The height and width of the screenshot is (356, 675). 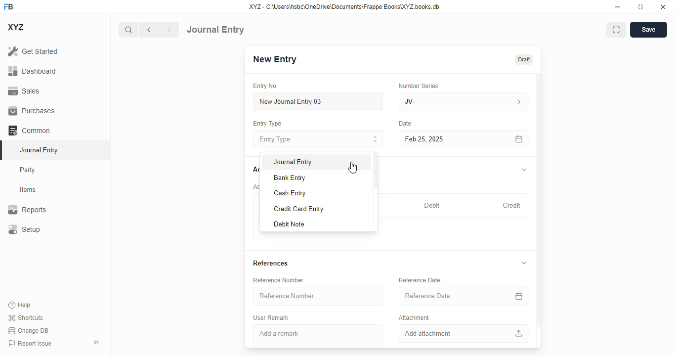 I want to click on accounts, so click(x=255, y=170).